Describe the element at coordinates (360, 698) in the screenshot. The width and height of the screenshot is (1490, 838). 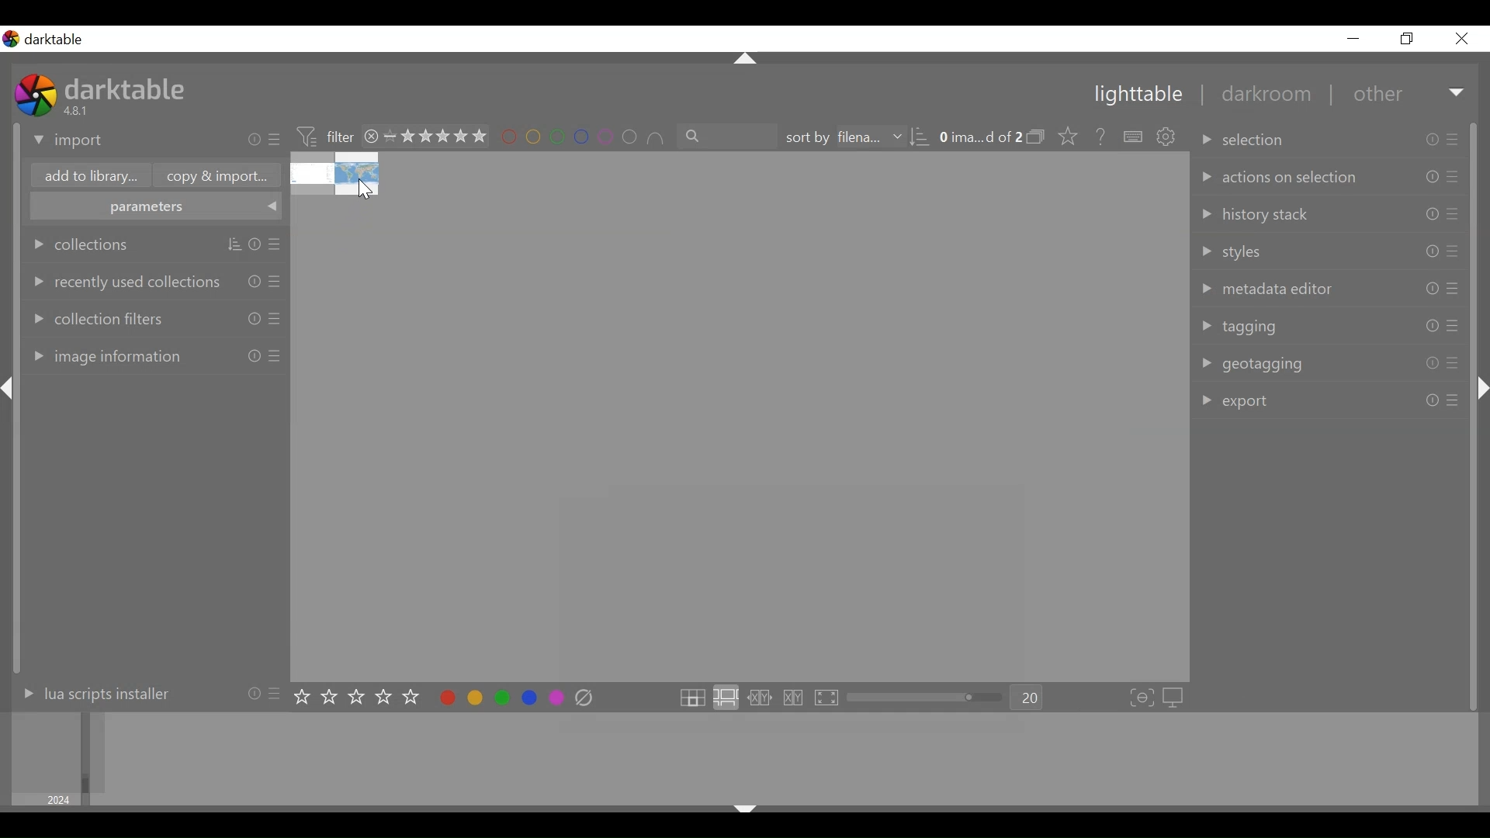
I see `set star rating on selected image` at that location.